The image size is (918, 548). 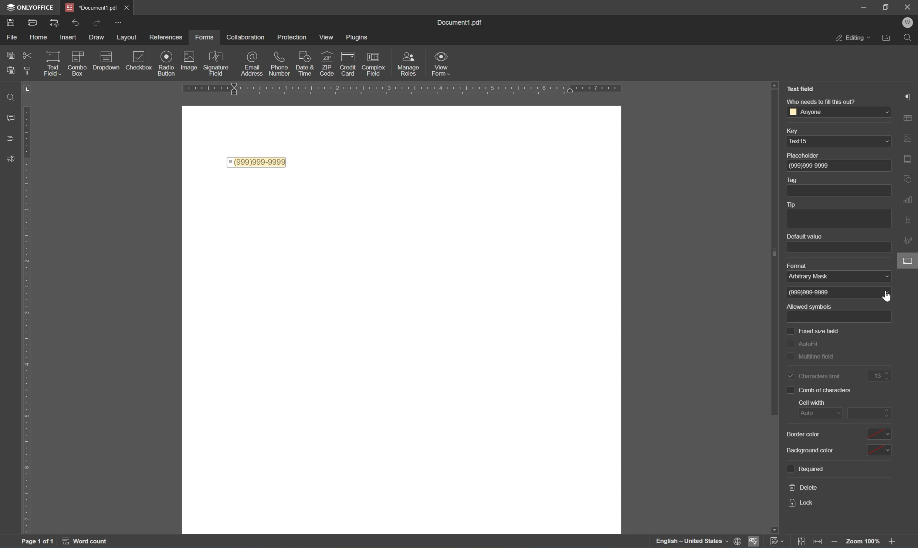 What do you see at coordinates (910, 161) in the screenshot?
I see `header and footer settings` at bounding box center [910, 161].